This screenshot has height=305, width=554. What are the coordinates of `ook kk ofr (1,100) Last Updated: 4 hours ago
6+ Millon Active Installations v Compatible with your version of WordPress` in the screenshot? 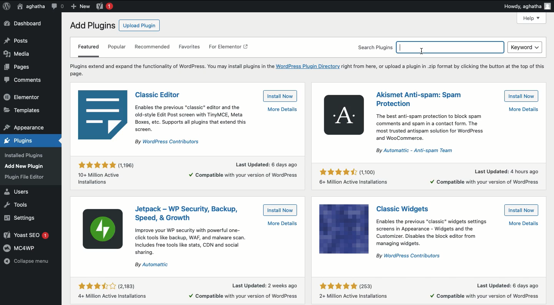 It's located at (432, 176).